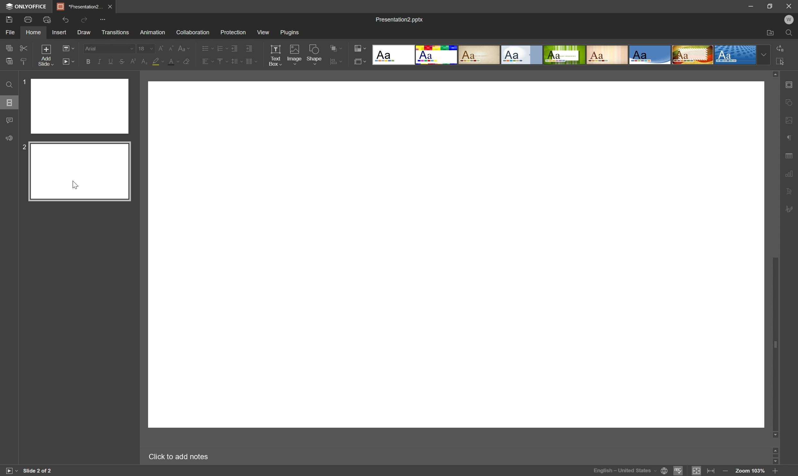  I want to click on Bullets, so click(206, 47).